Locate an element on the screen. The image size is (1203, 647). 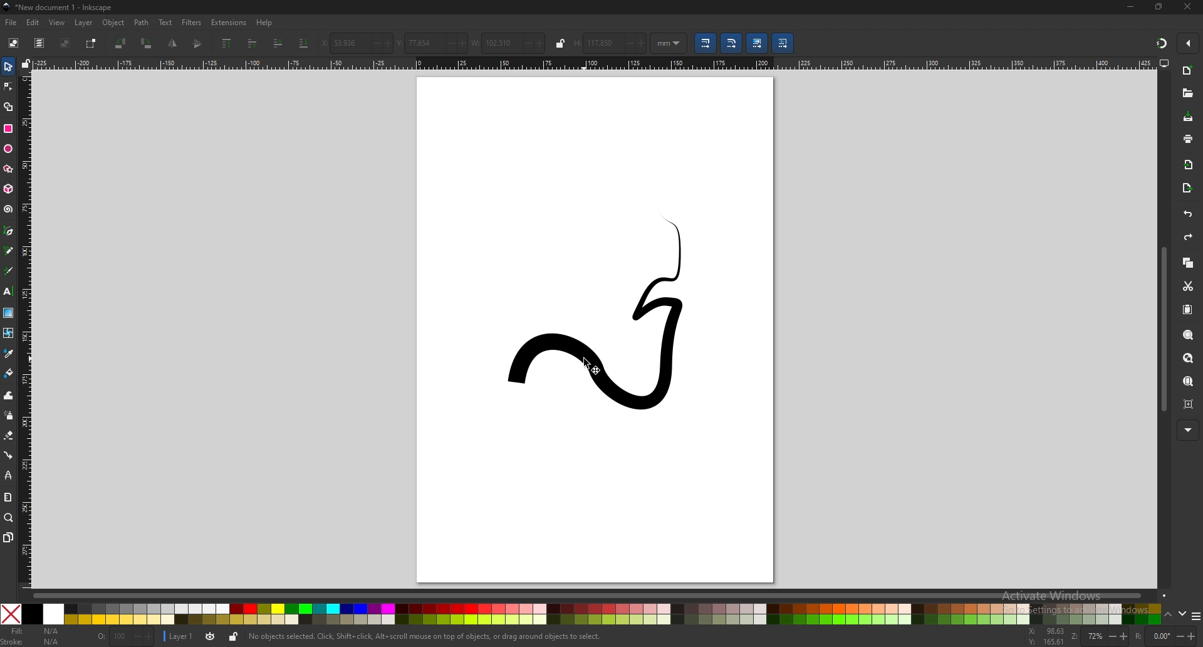
measure is located at coordinates (7, 496).